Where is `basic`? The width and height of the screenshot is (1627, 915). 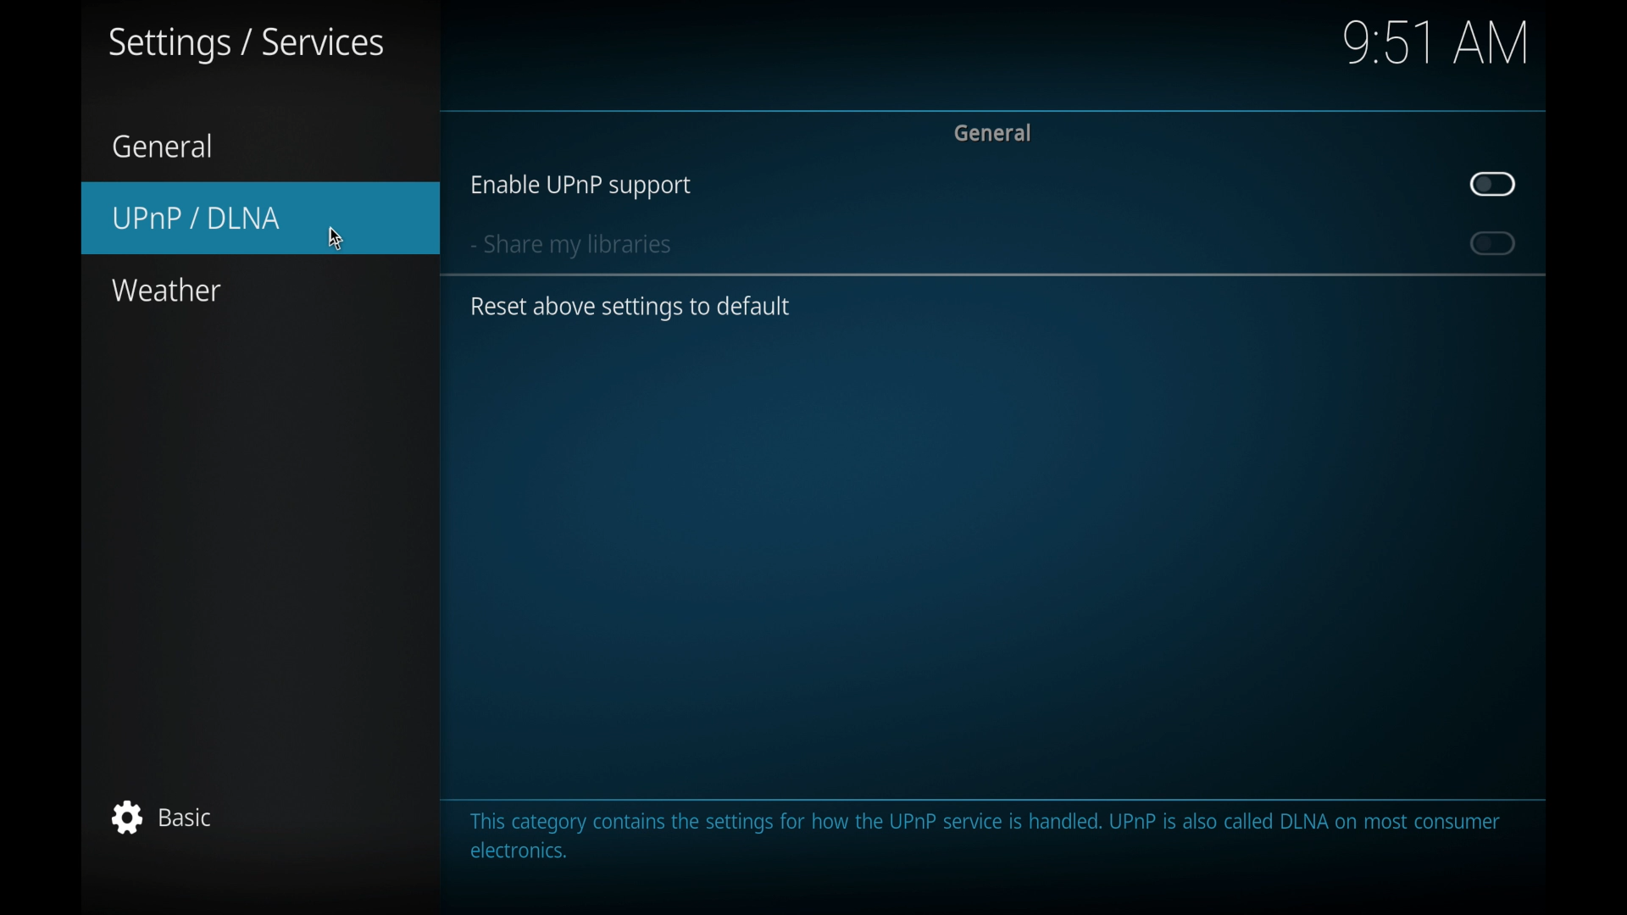 basic is located at coordinates (158, 817).